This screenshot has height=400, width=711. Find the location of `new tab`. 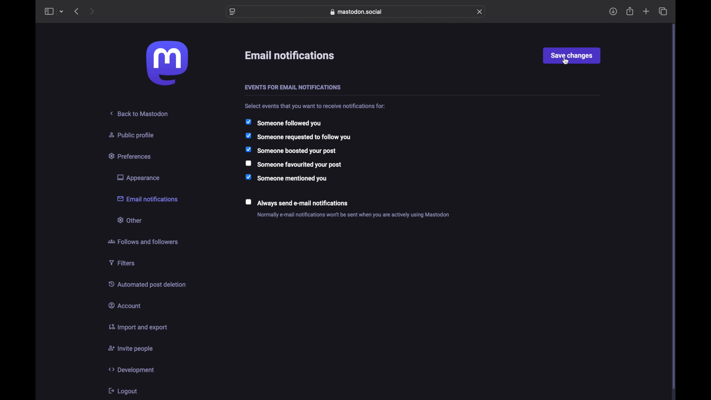

new tab is located at coordinates (646, 11).